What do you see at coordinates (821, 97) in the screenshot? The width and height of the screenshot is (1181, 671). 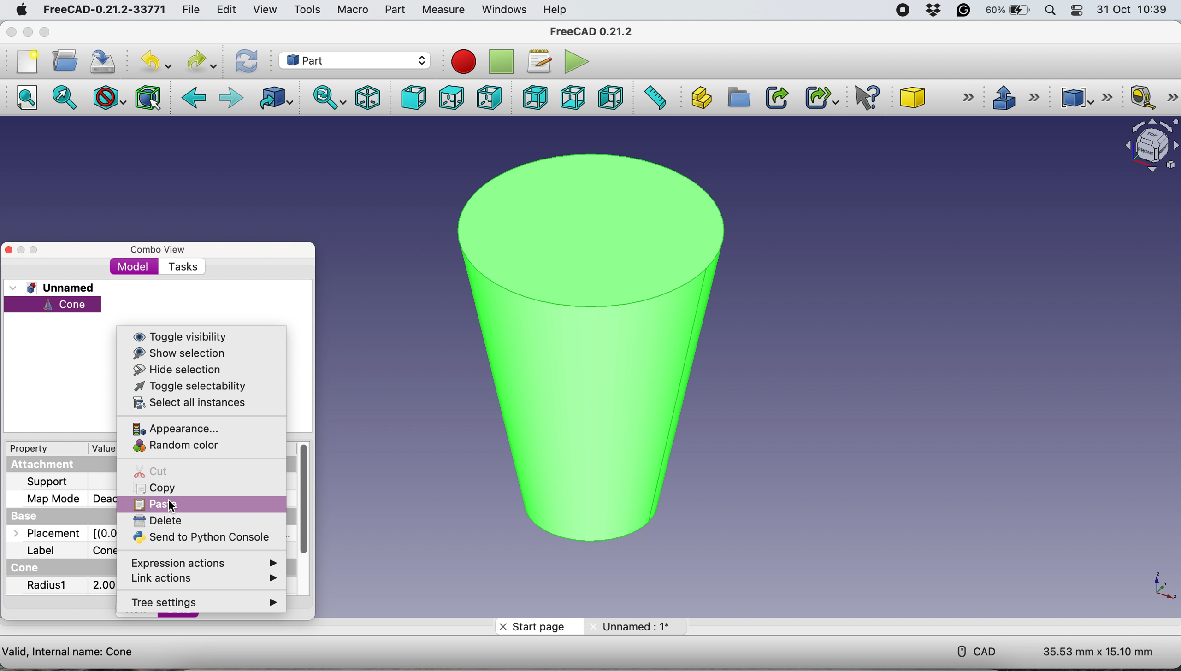 I see `make sub link` at bounding box center [821, 97].